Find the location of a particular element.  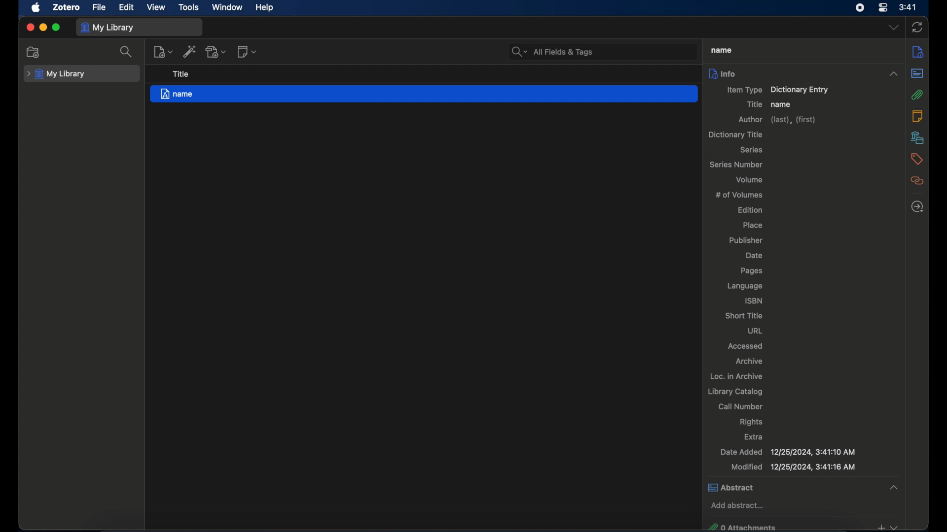

item type is located at coordinates (778, 90).